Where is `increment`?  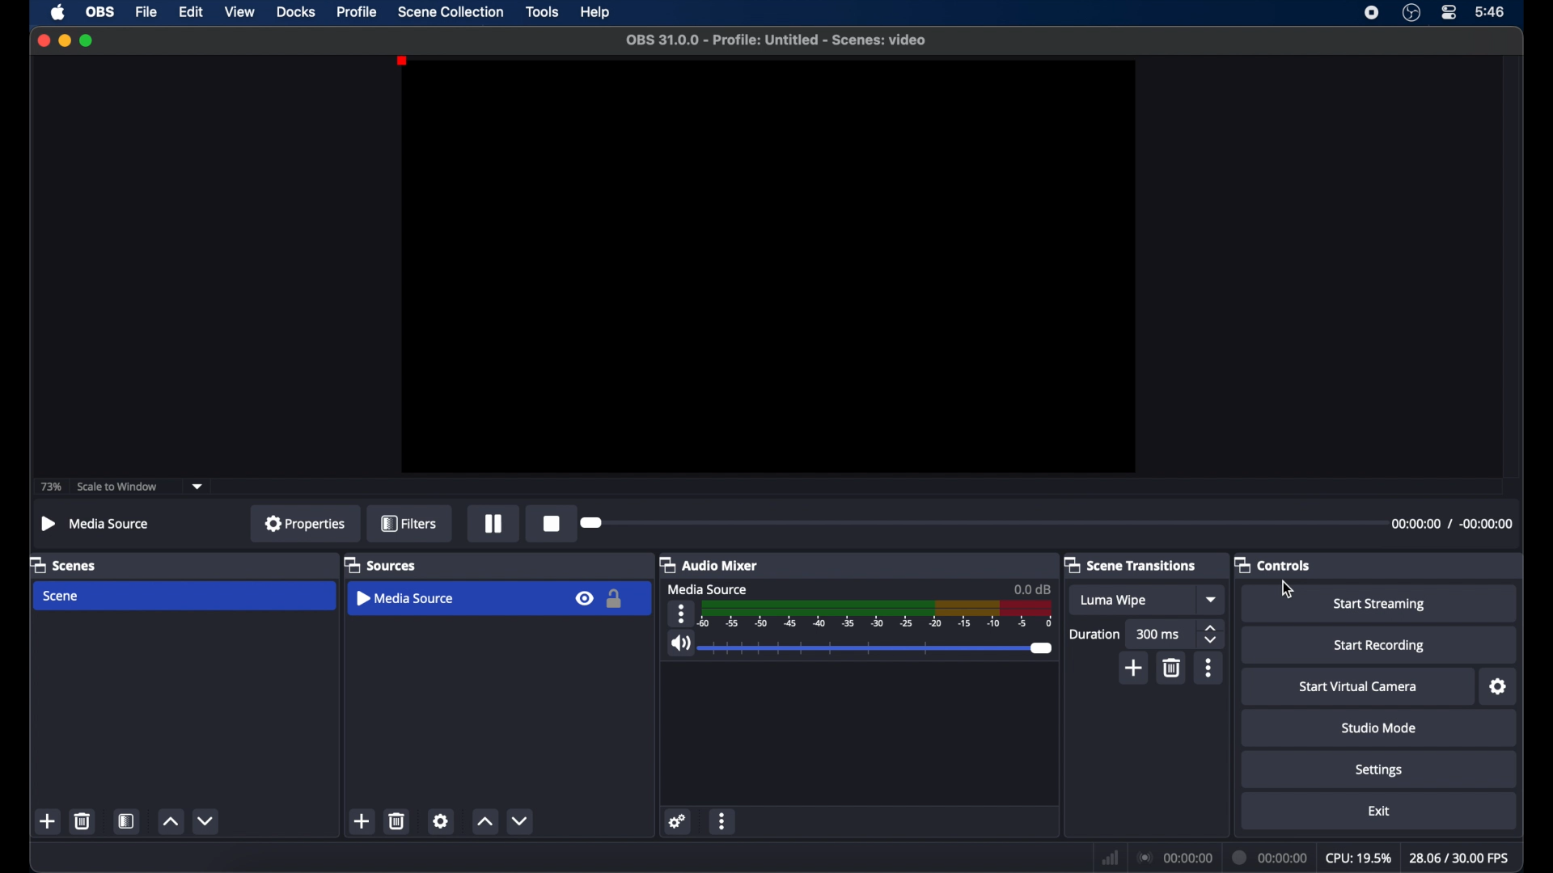 increment is located at coordinates (485, 821).